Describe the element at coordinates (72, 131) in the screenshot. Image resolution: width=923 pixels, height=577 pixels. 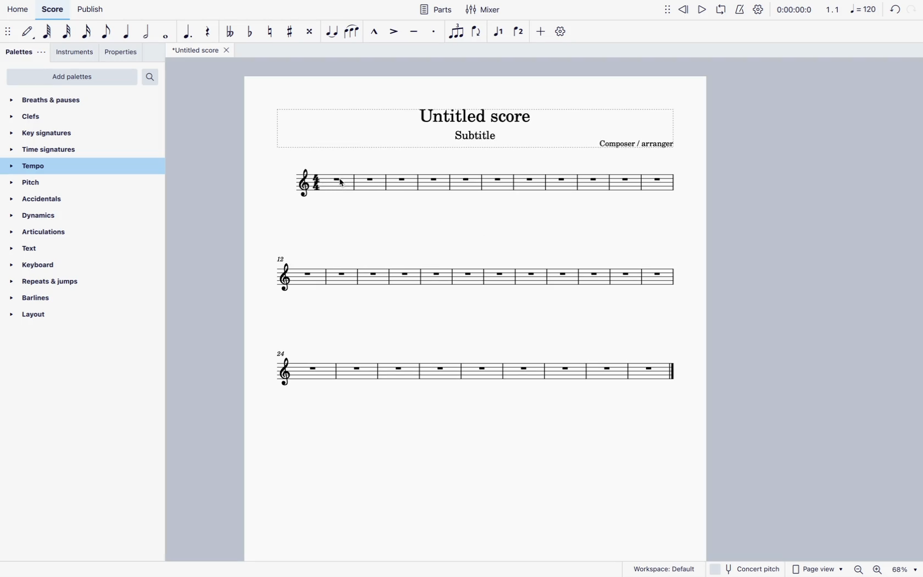
I see `key signatures` at that location.